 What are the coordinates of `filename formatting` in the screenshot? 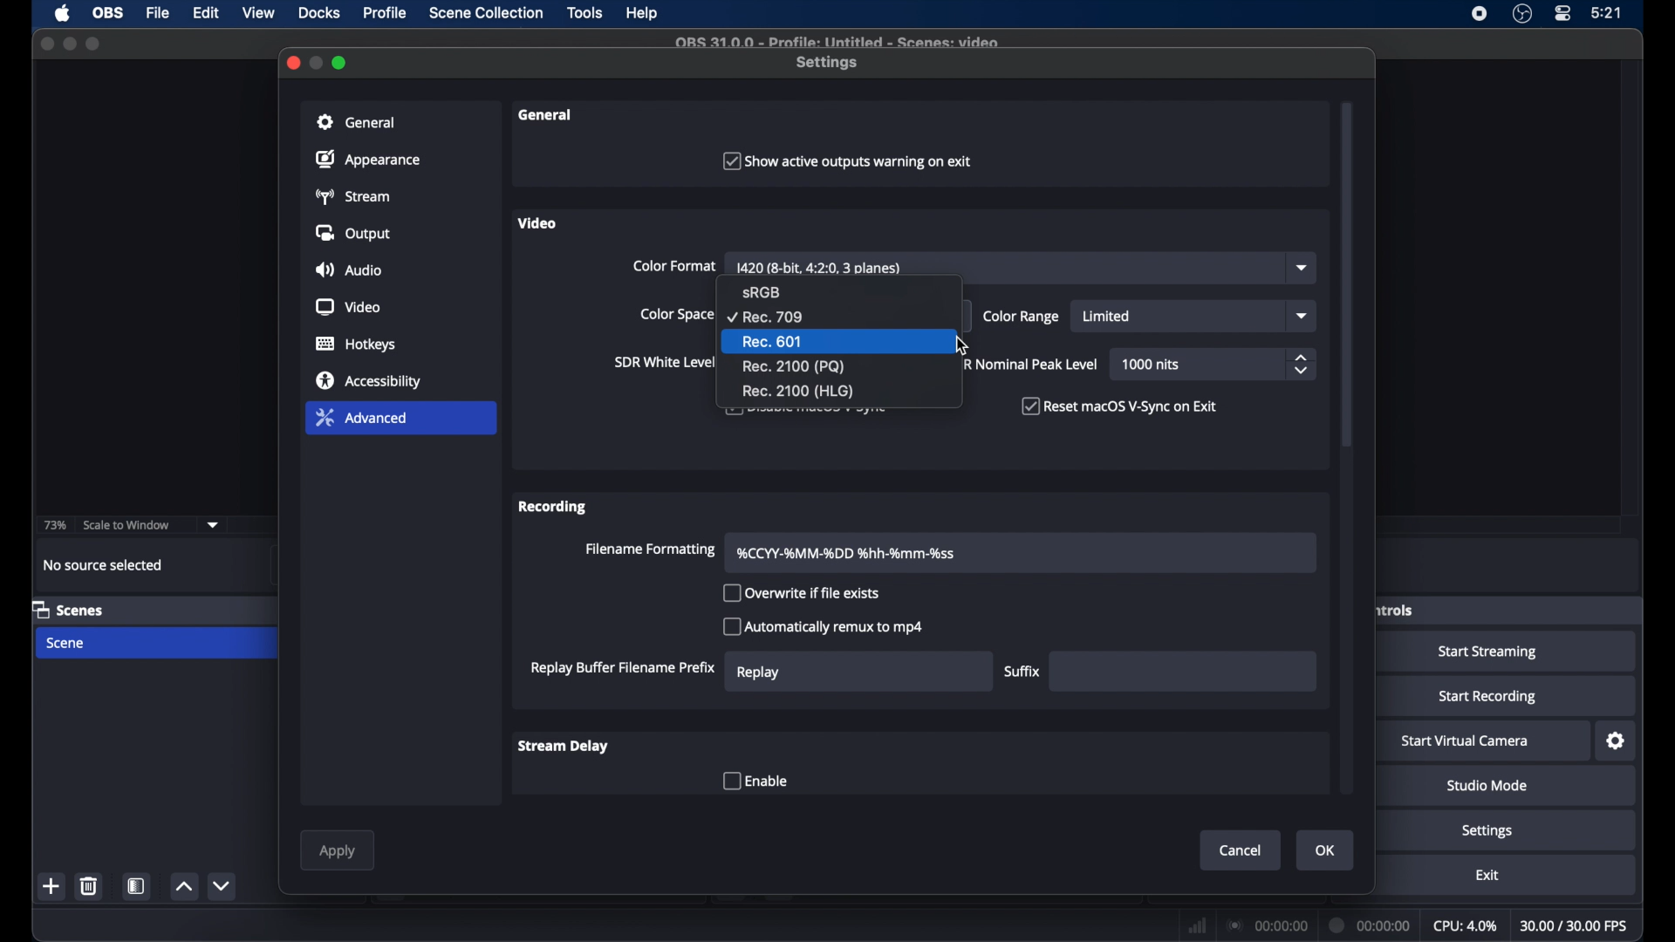 It's located at (651, 549).